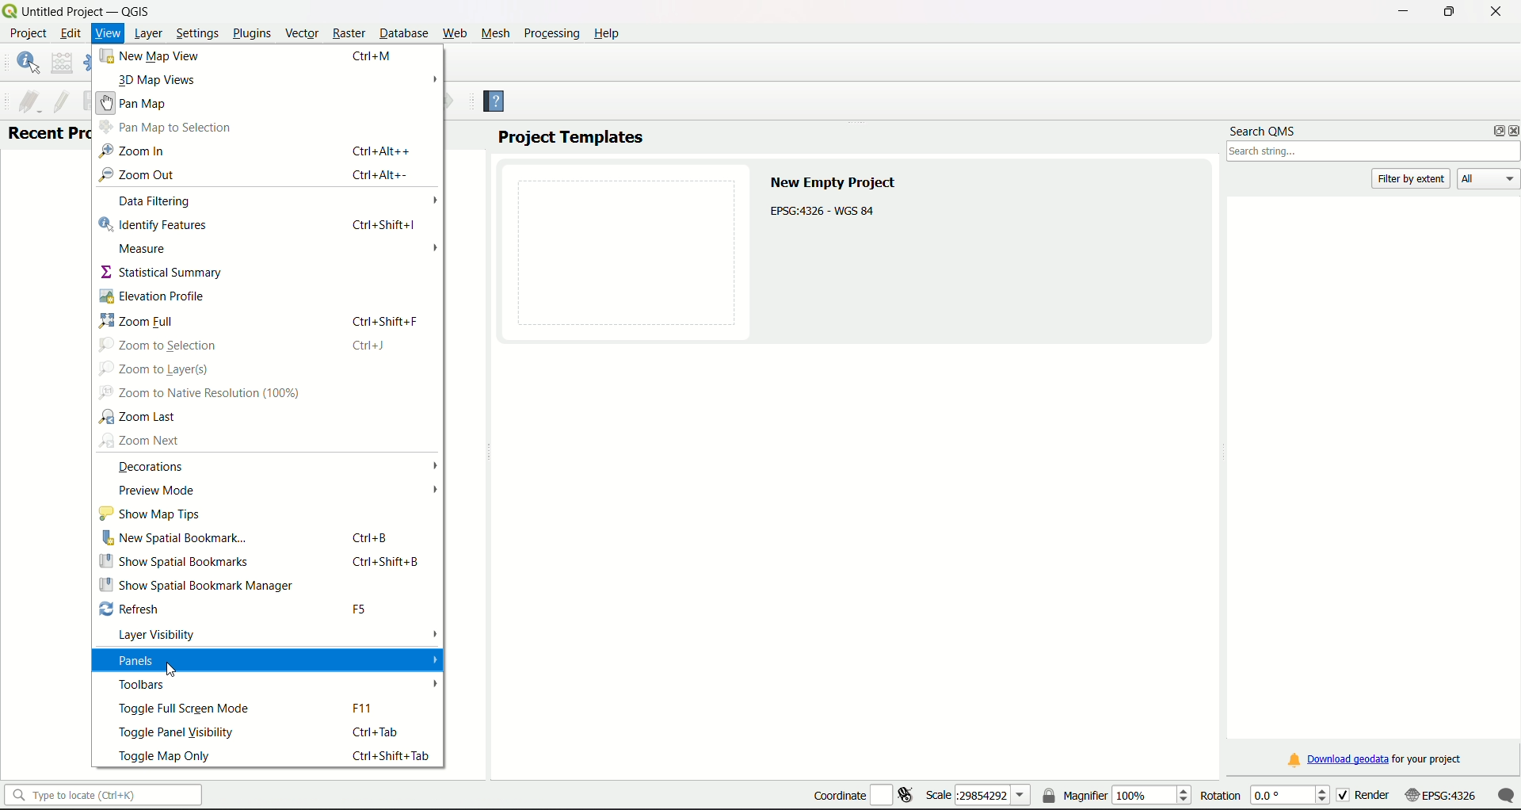 Image resolution: width=1521 pixels, height=810 pixels. What do you see at coordinates (837, 199) in the screenshot?
I see `text` at bounding box center [837, 199].